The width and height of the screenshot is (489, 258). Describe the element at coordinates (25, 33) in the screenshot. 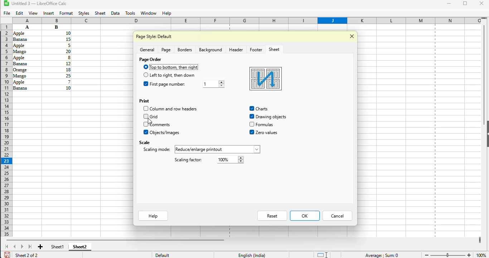

I see `` at that location.